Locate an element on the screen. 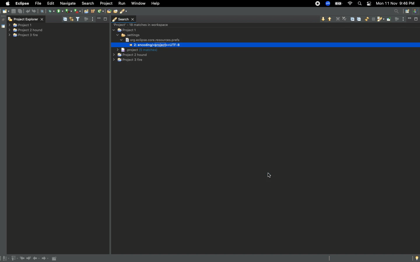 Image resolution: width=420 pixels, height=262 pixels. minimise is located at coordinates (99, 19).